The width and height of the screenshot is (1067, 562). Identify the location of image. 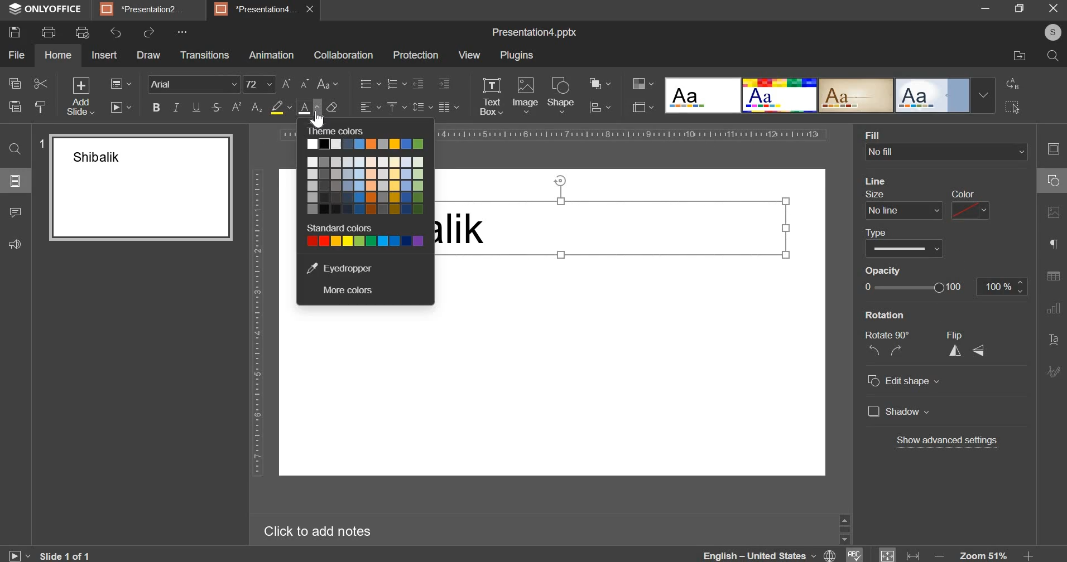
(1053, 218).